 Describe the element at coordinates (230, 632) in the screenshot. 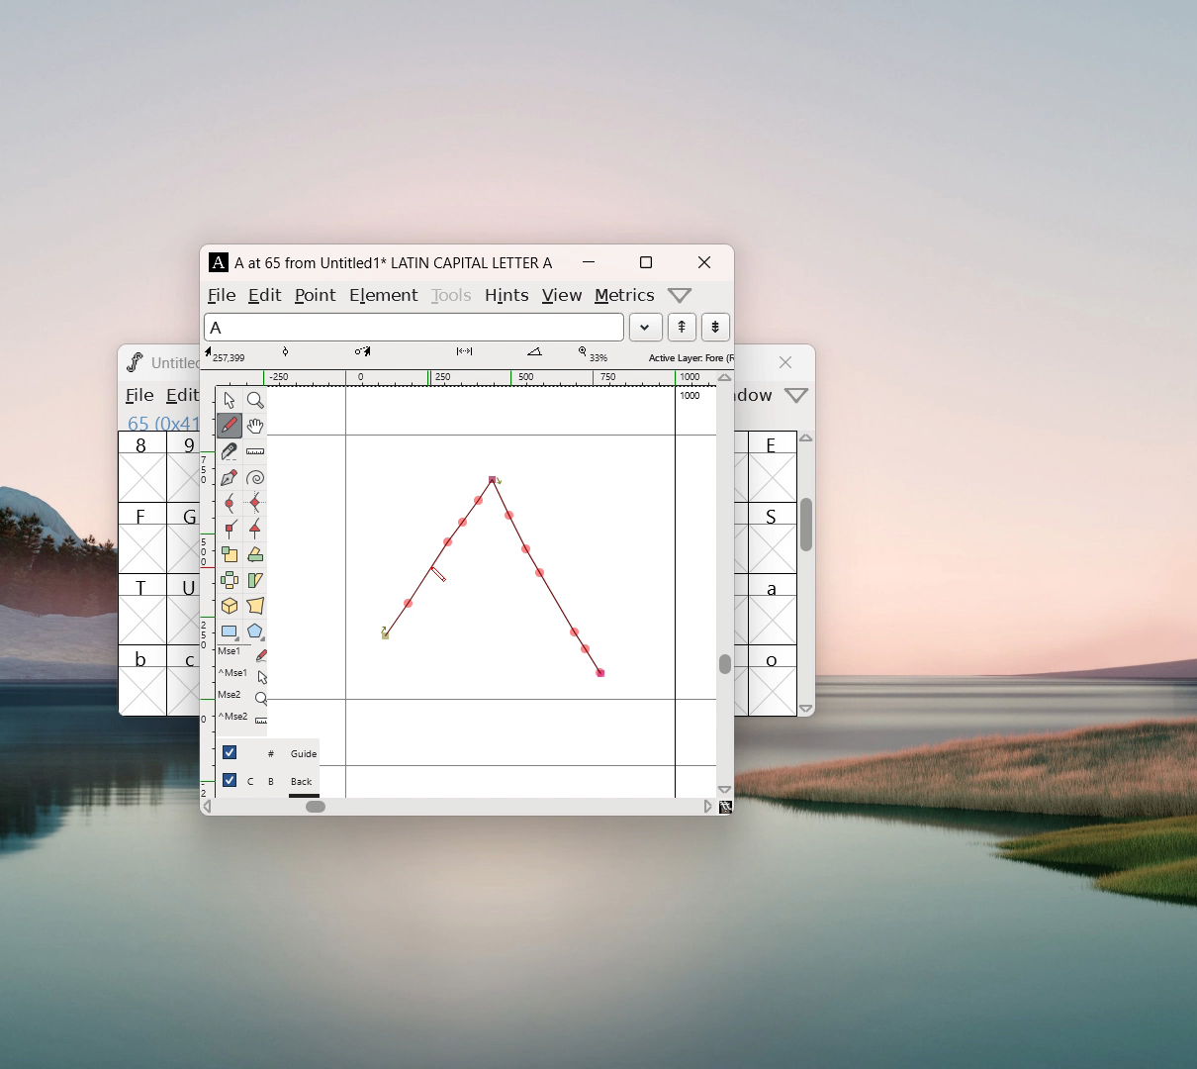

I see `rectangle or ellipse` at that location.